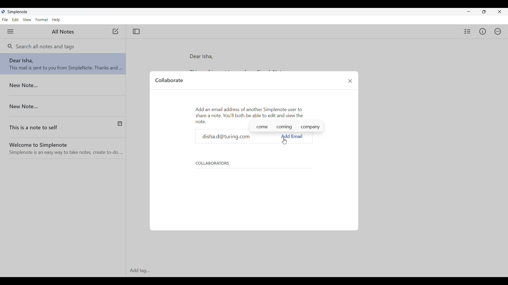 Image resolution: width=508 pixels, height=285 pixels. I want to click on Published, so click(123, 123).